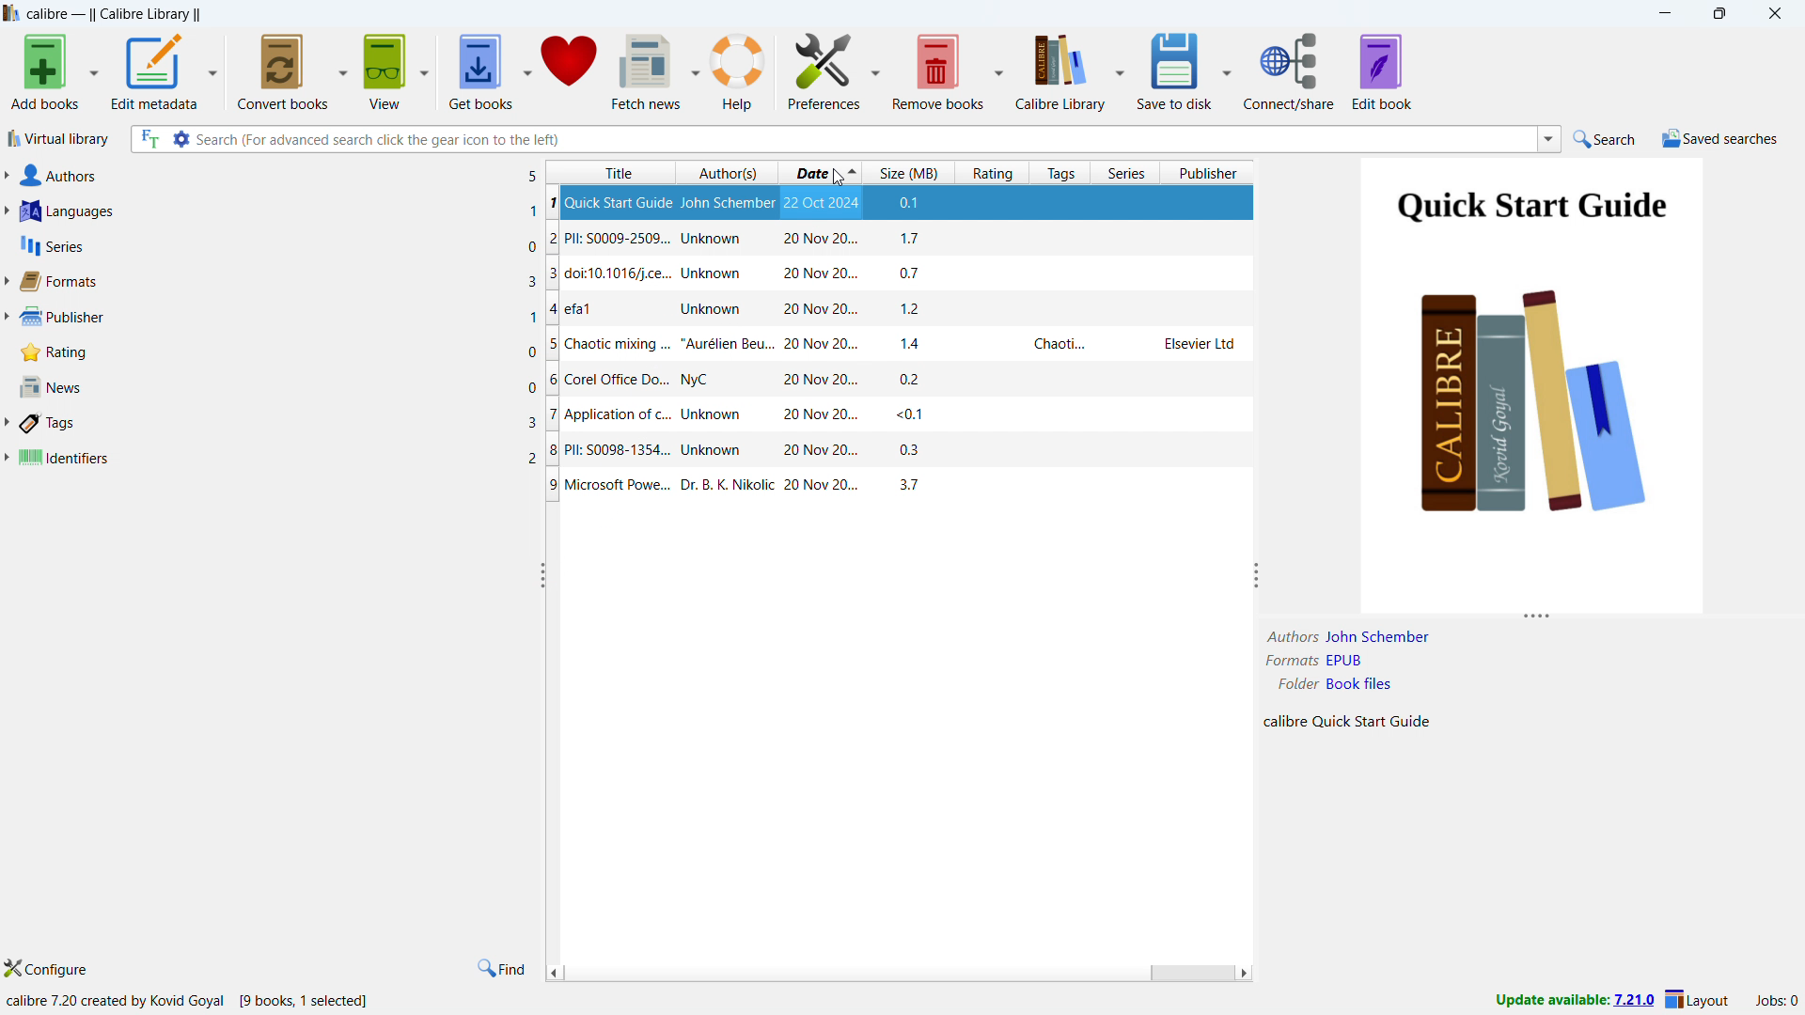 The image size is (1805, 1015). Describe the element at coordinates (1189, 975) in the screenshot. I see `Horizontal scrollbar` at that location.